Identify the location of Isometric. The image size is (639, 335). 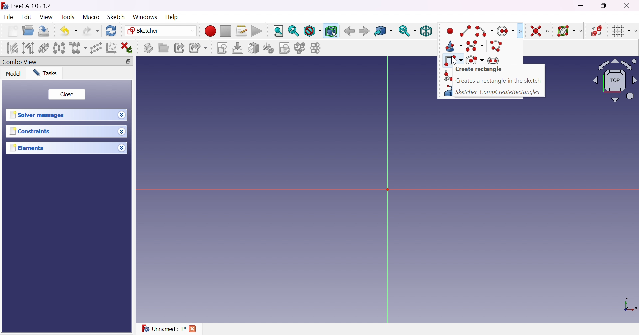
(426, 31).